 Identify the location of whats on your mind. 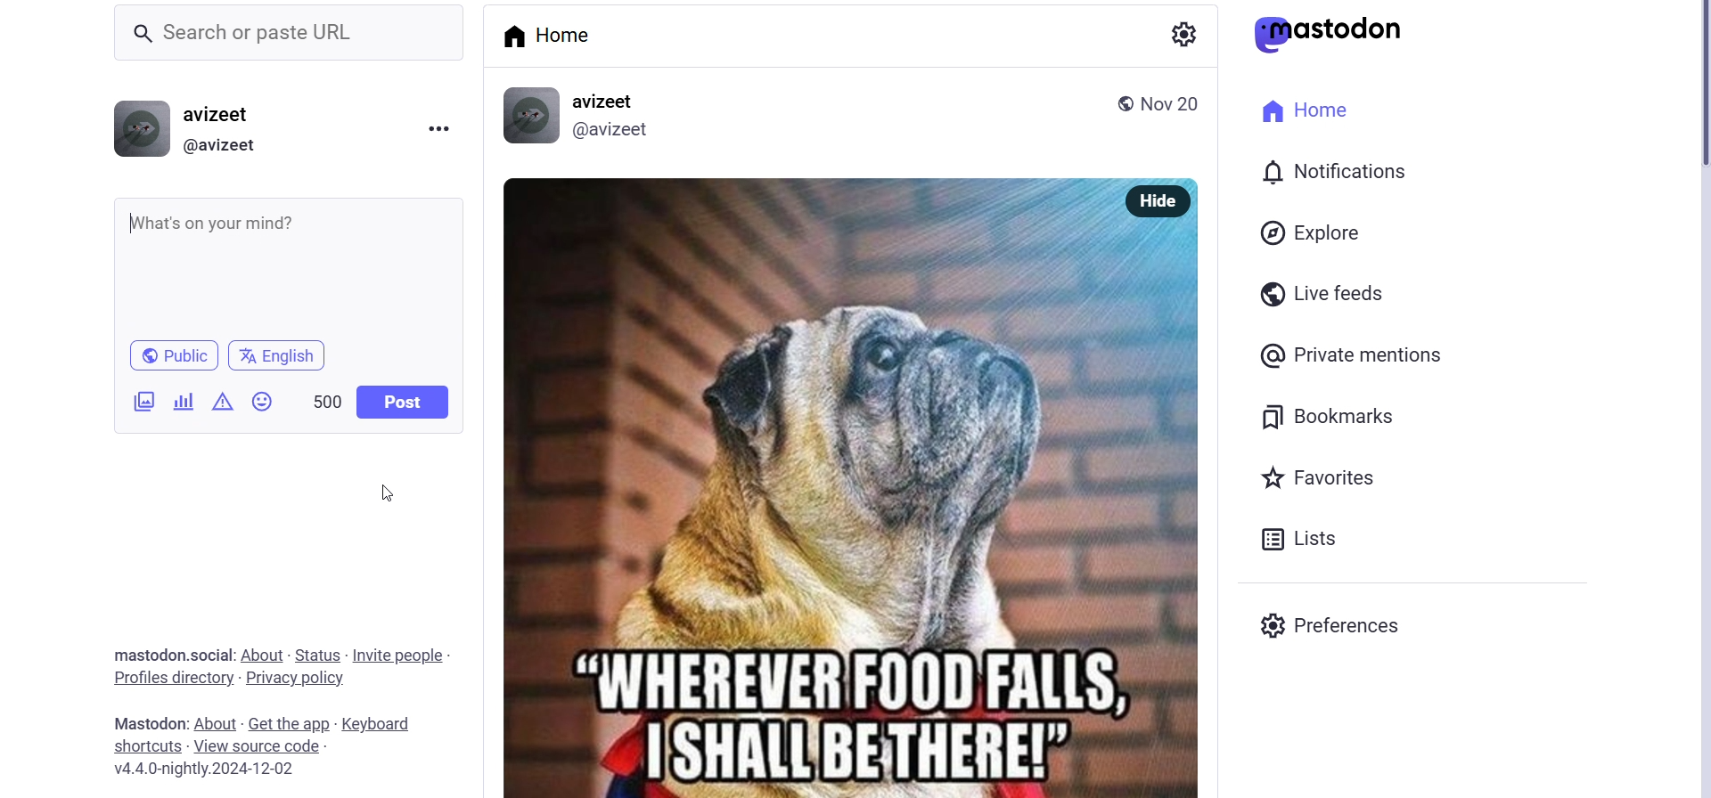
(287, 265).